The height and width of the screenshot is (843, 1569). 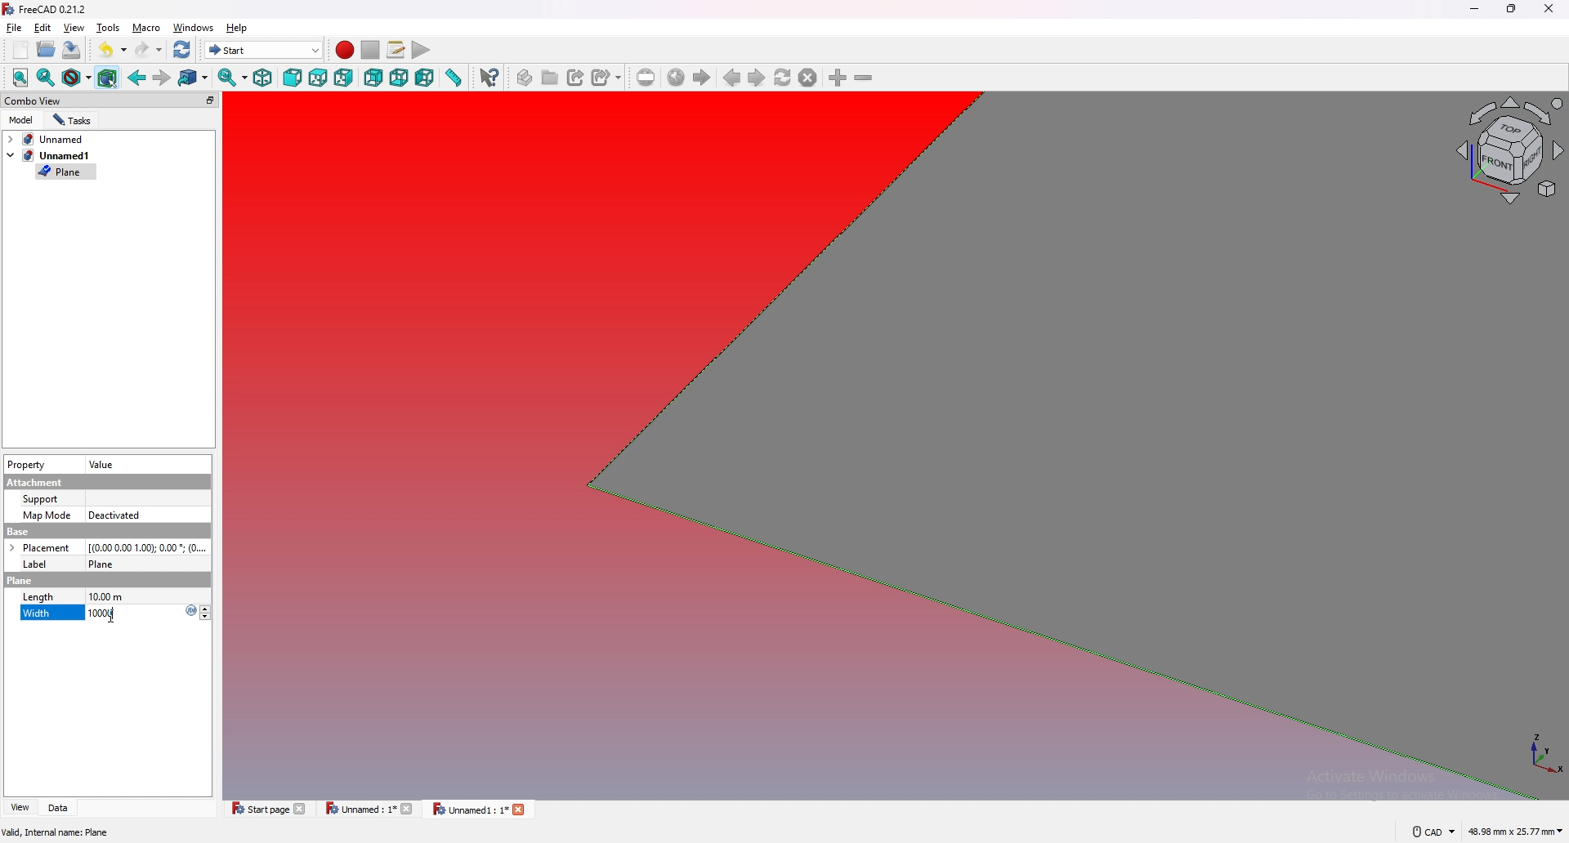 I want to click on fit all, so click(x=20, y=78).